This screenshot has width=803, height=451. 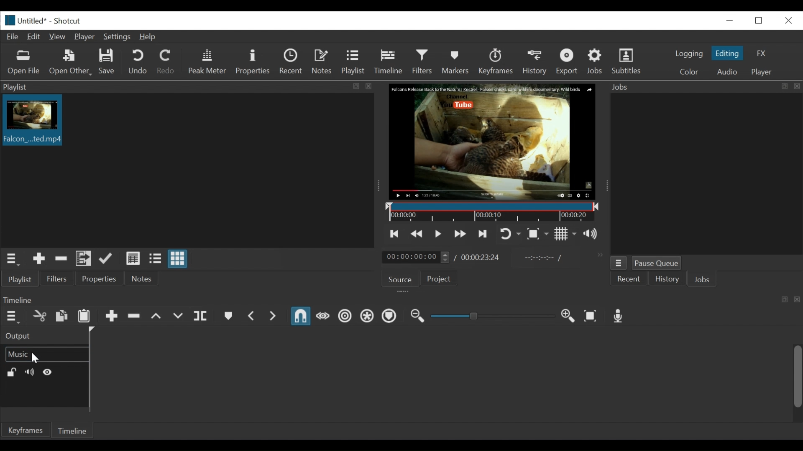 What do you see at coordinates (481, 258) in the screenshot?
I see `Total Duration` at bounding box center [481, 258].